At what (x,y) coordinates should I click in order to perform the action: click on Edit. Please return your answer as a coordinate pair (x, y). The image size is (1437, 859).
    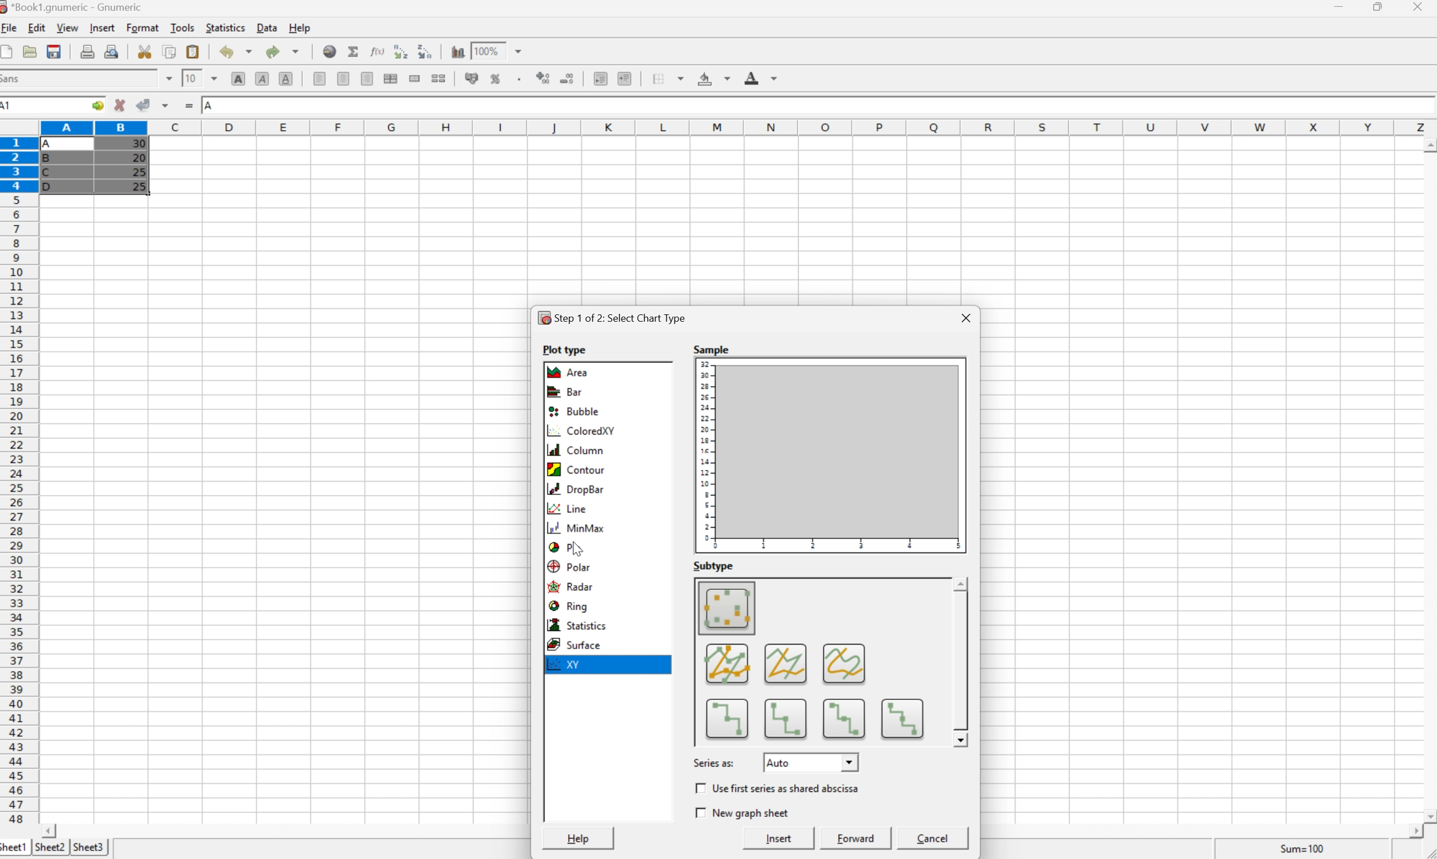
    Looking at the image, I should click on (37, 28).